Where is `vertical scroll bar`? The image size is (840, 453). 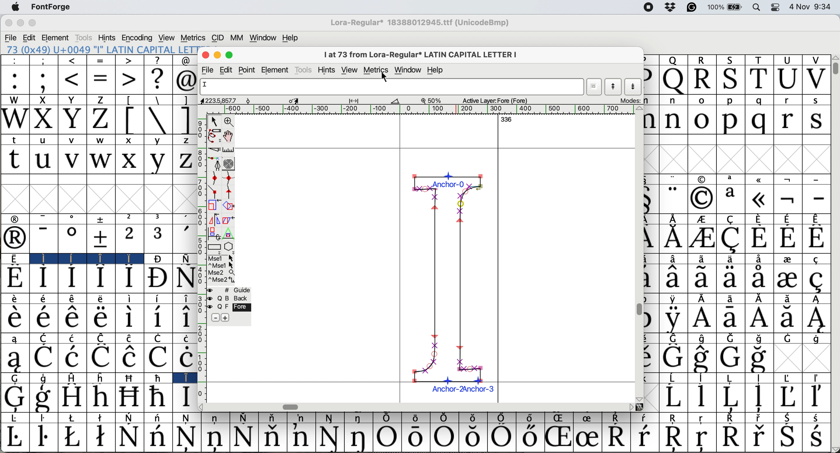 vertical scroll bar is located at coordinates (835, 70).